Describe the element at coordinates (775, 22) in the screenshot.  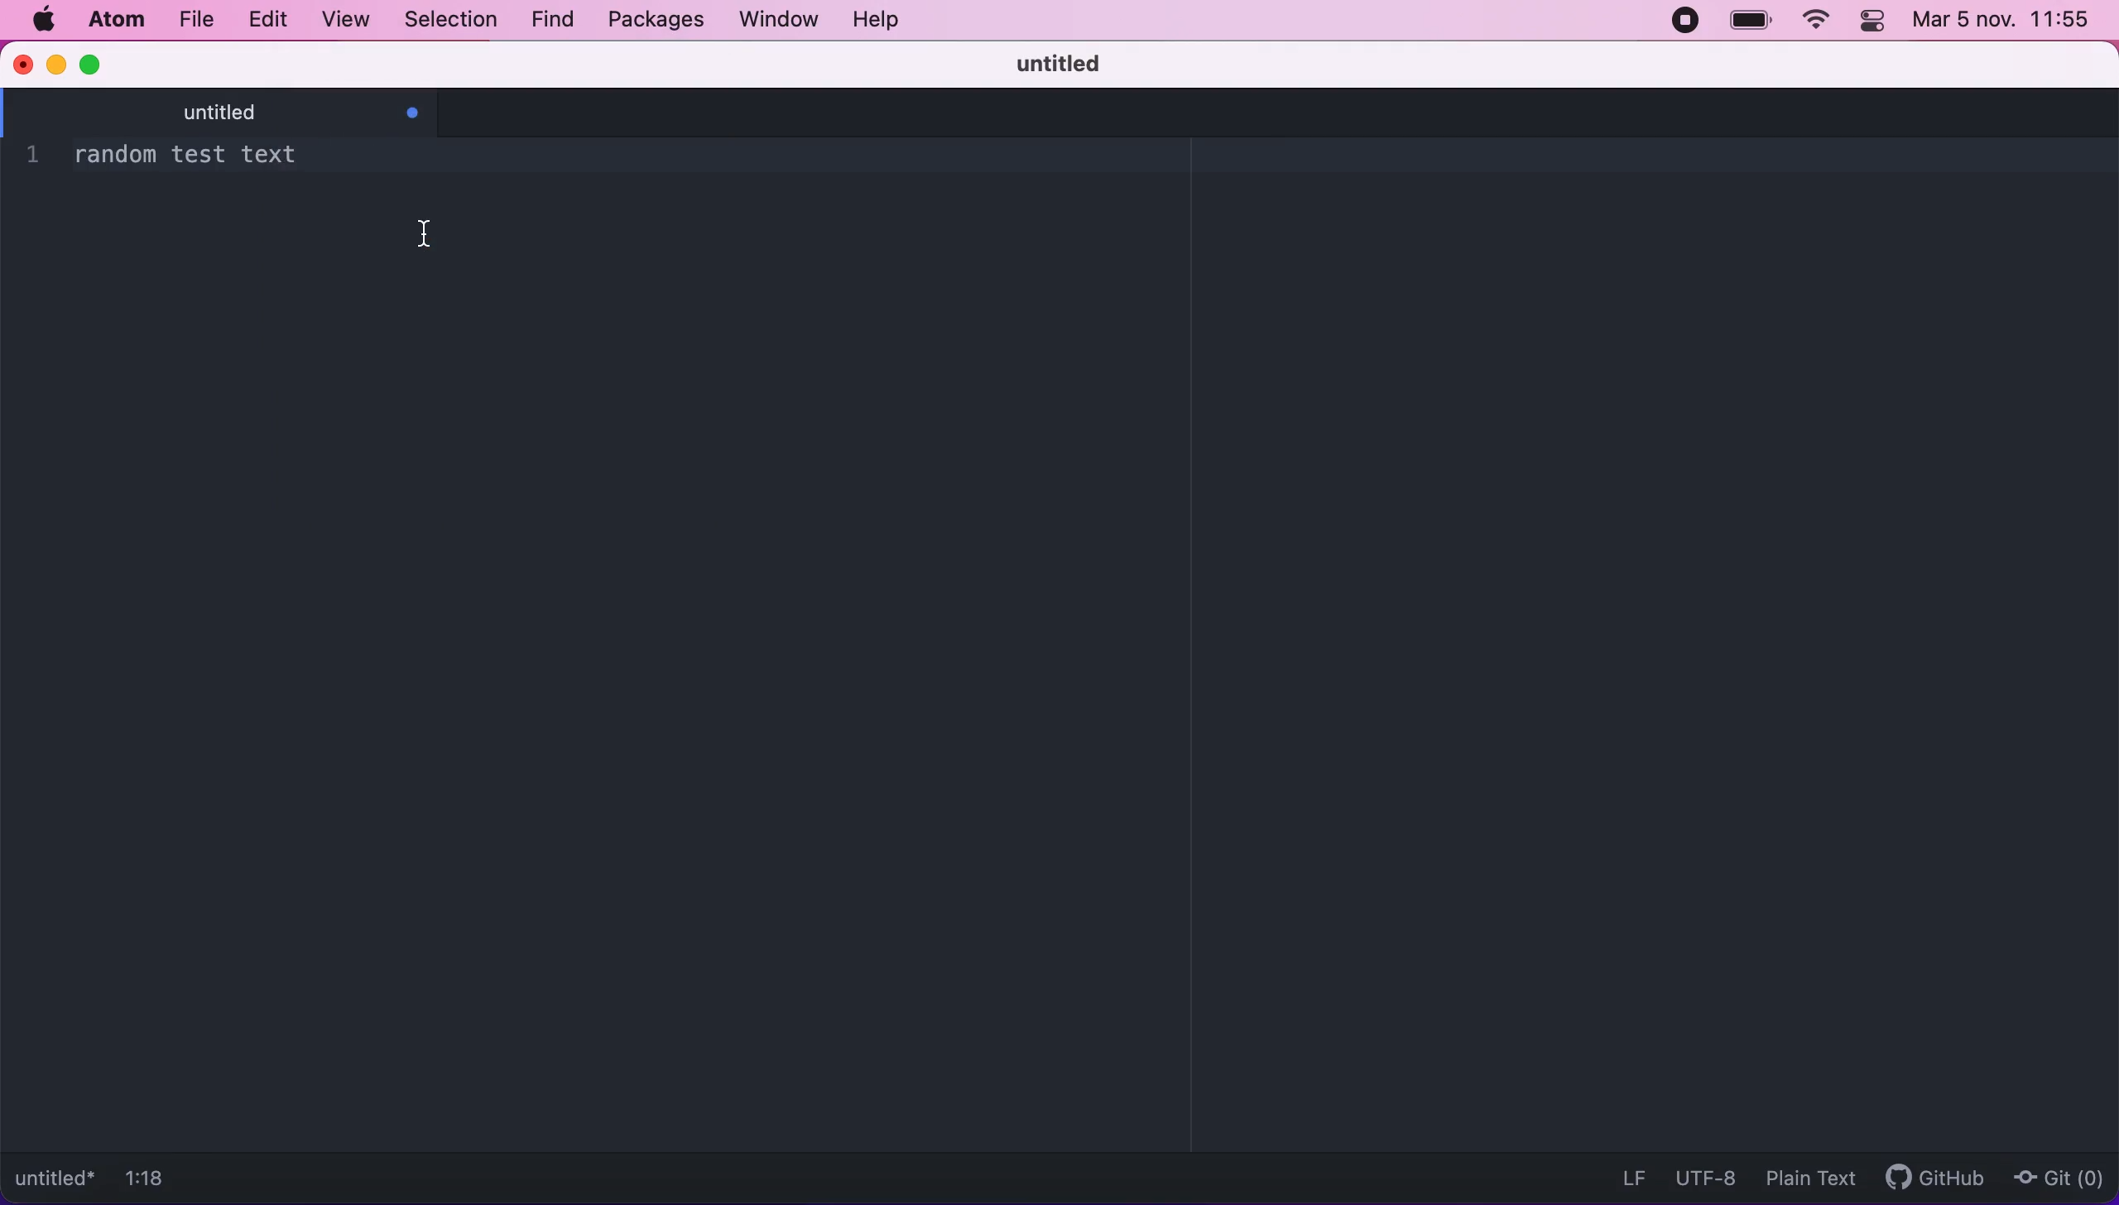
I see `window` at that location.